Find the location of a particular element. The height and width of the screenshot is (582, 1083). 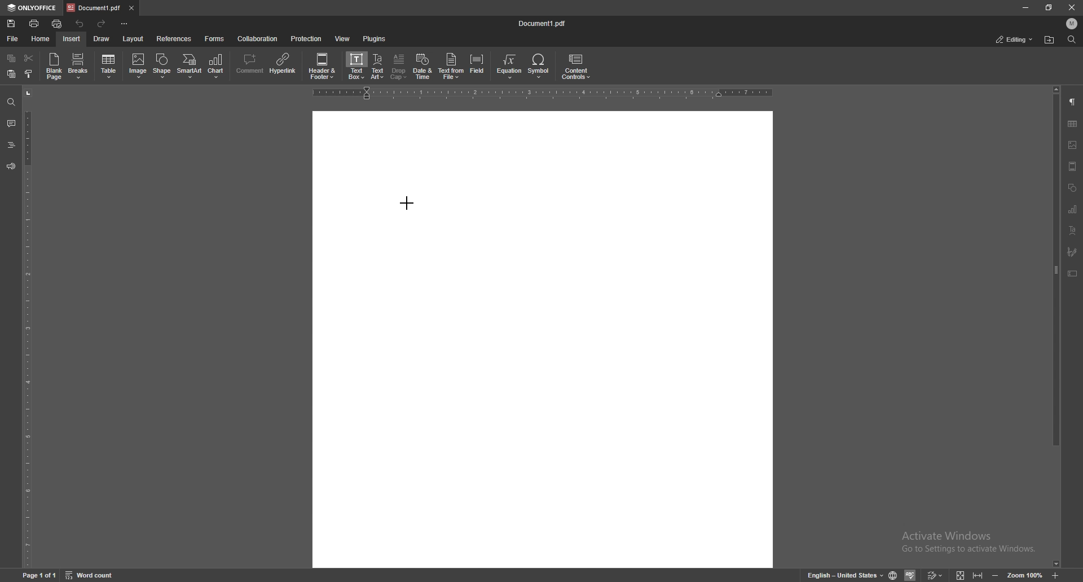

file is located at coordinates (12, 39).